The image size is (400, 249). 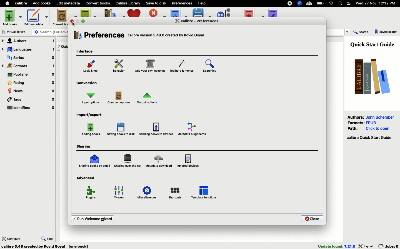 I want to click on Edit metadata, so click(x=69, y=3).